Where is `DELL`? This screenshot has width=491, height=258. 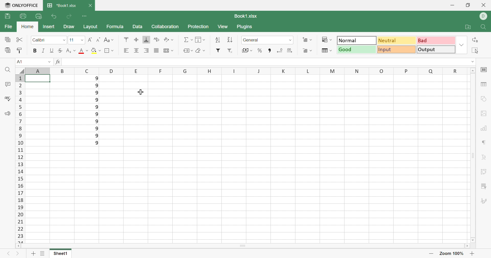 DELL is located at coordinates (485, 16).